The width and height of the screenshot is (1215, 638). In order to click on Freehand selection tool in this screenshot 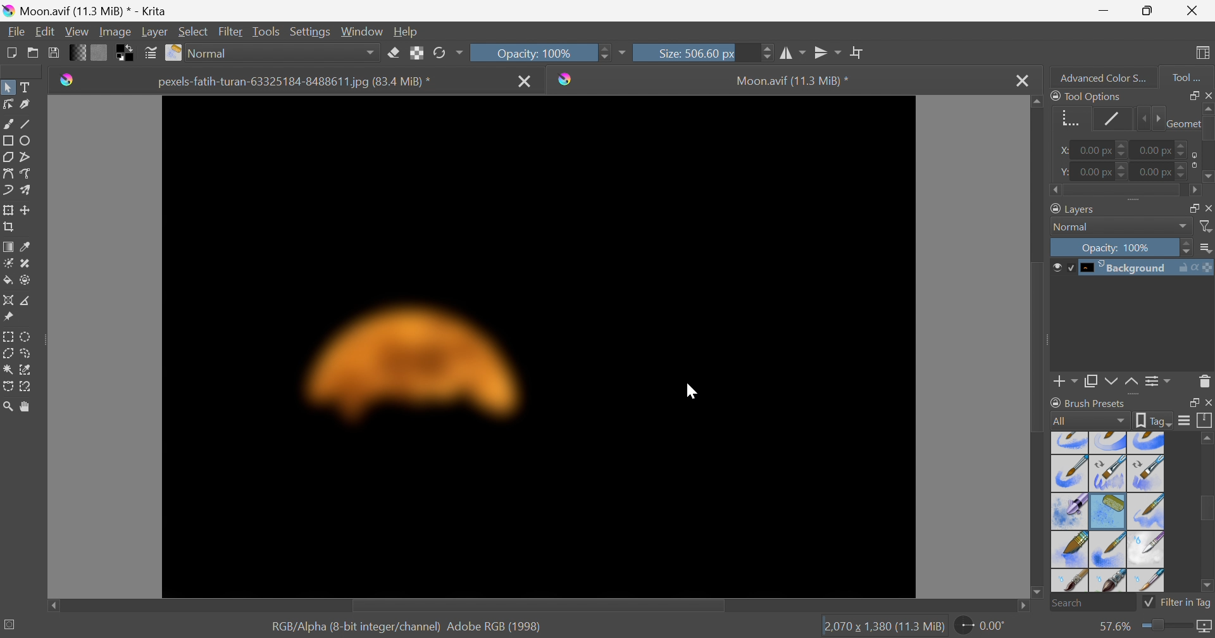, I will do `click(28, 353)`.